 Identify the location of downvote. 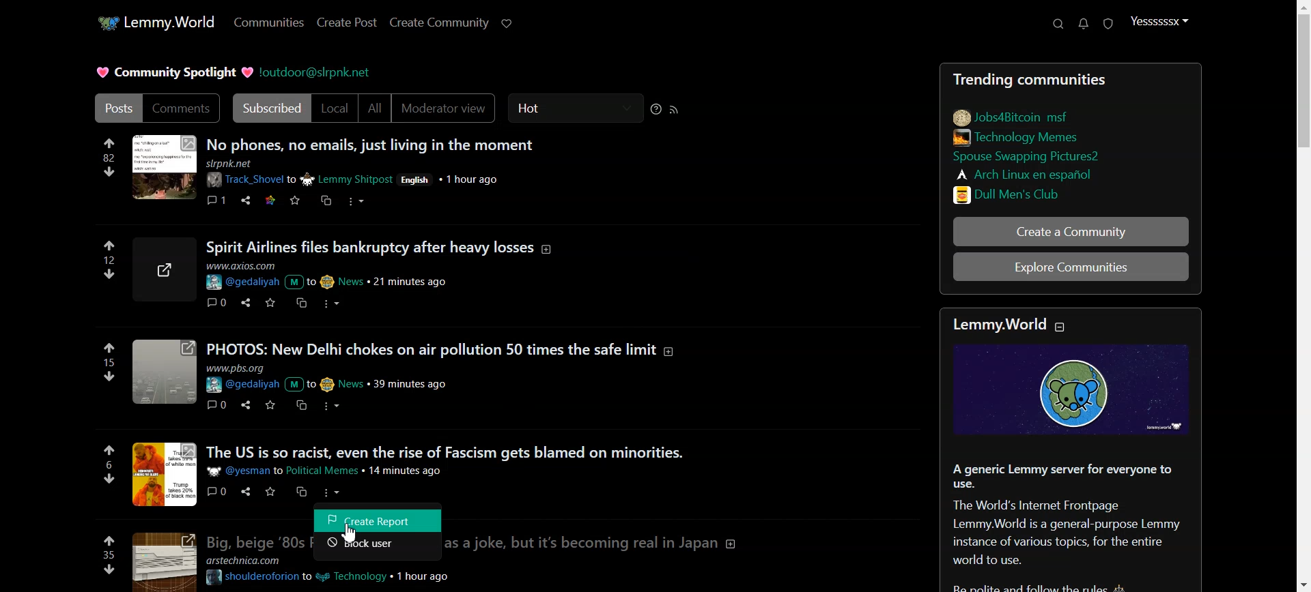
(107, 478).